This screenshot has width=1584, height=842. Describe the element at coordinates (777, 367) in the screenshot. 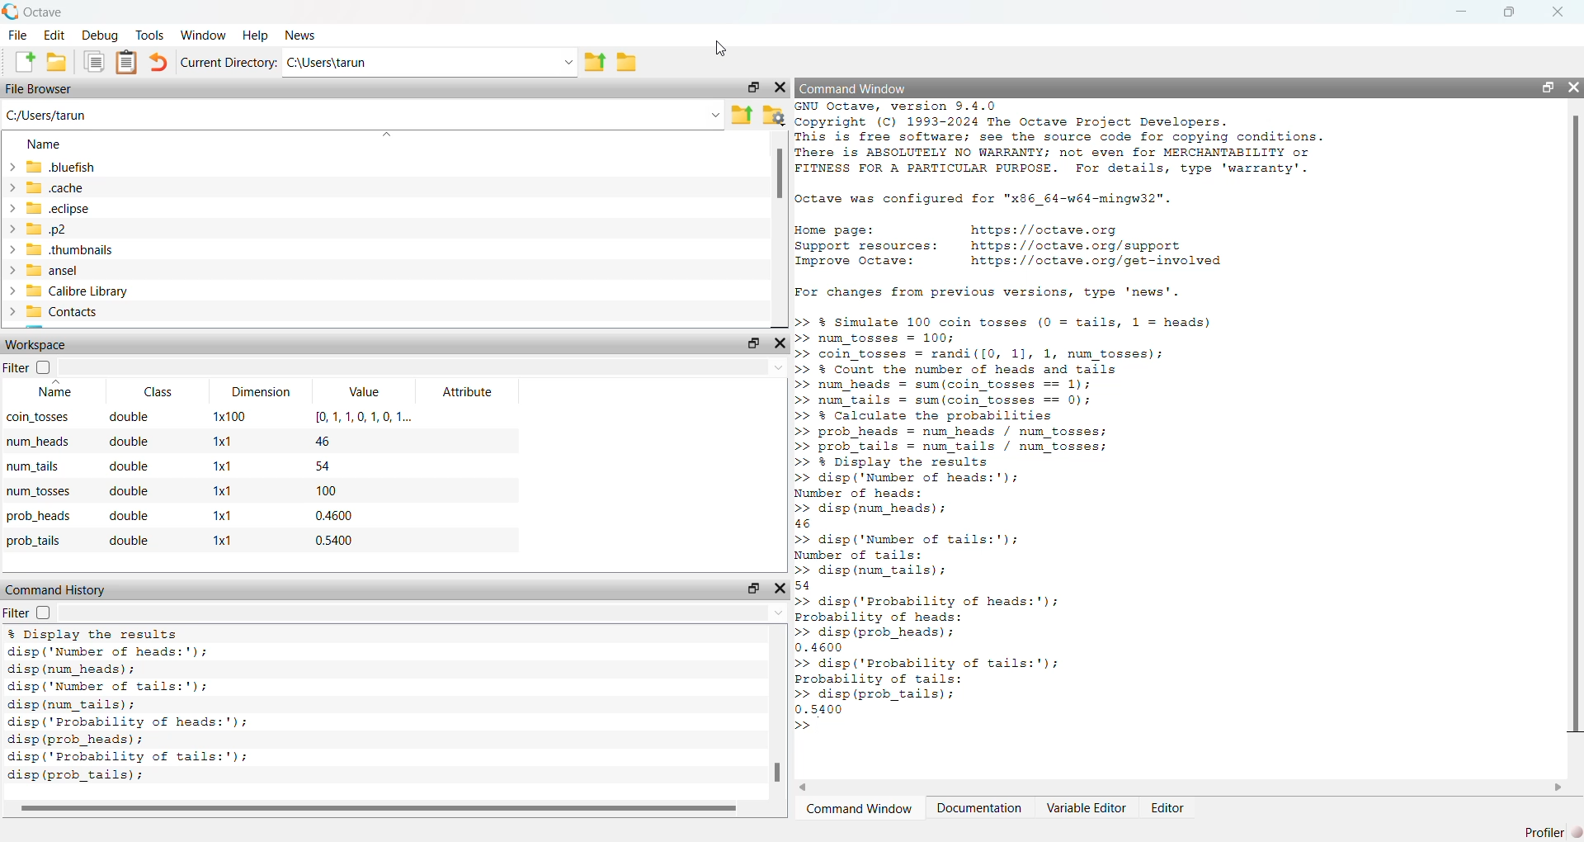

I see `dropdown` at that location.